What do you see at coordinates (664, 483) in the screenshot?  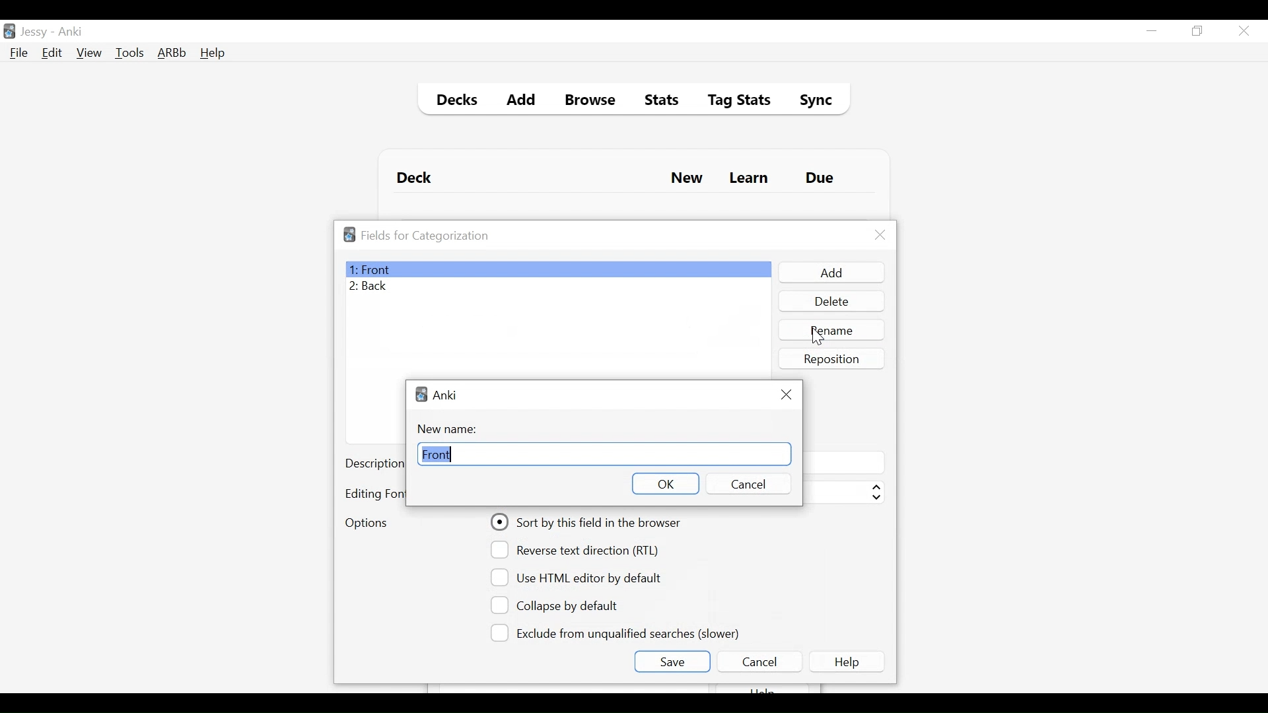 I see `OK` at bounding box center [664, 483].